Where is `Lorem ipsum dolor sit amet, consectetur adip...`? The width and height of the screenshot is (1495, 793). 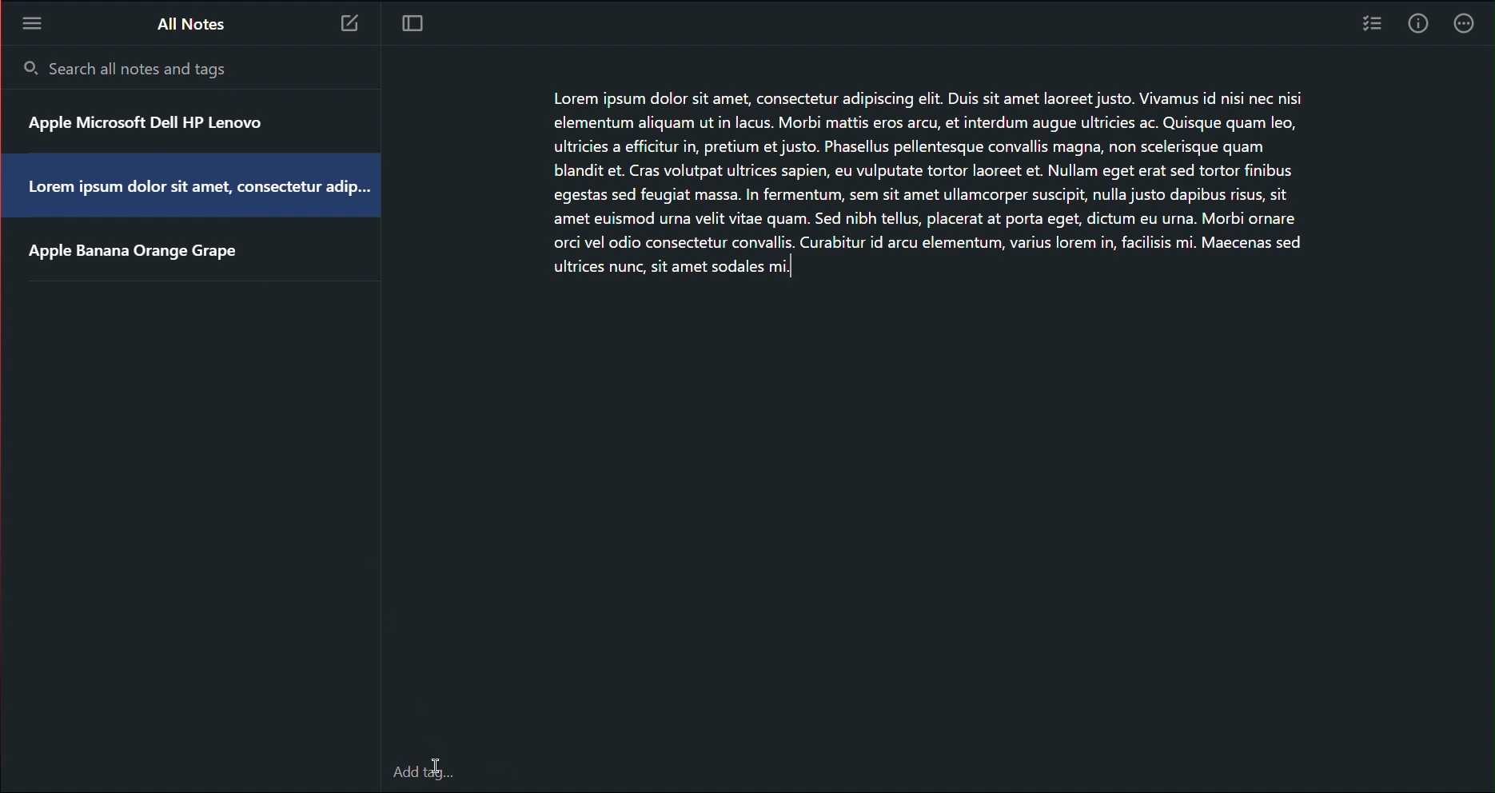
Lorem ipsum dolor sit amet, consectetur adip... is located at coordinates (194, 193).